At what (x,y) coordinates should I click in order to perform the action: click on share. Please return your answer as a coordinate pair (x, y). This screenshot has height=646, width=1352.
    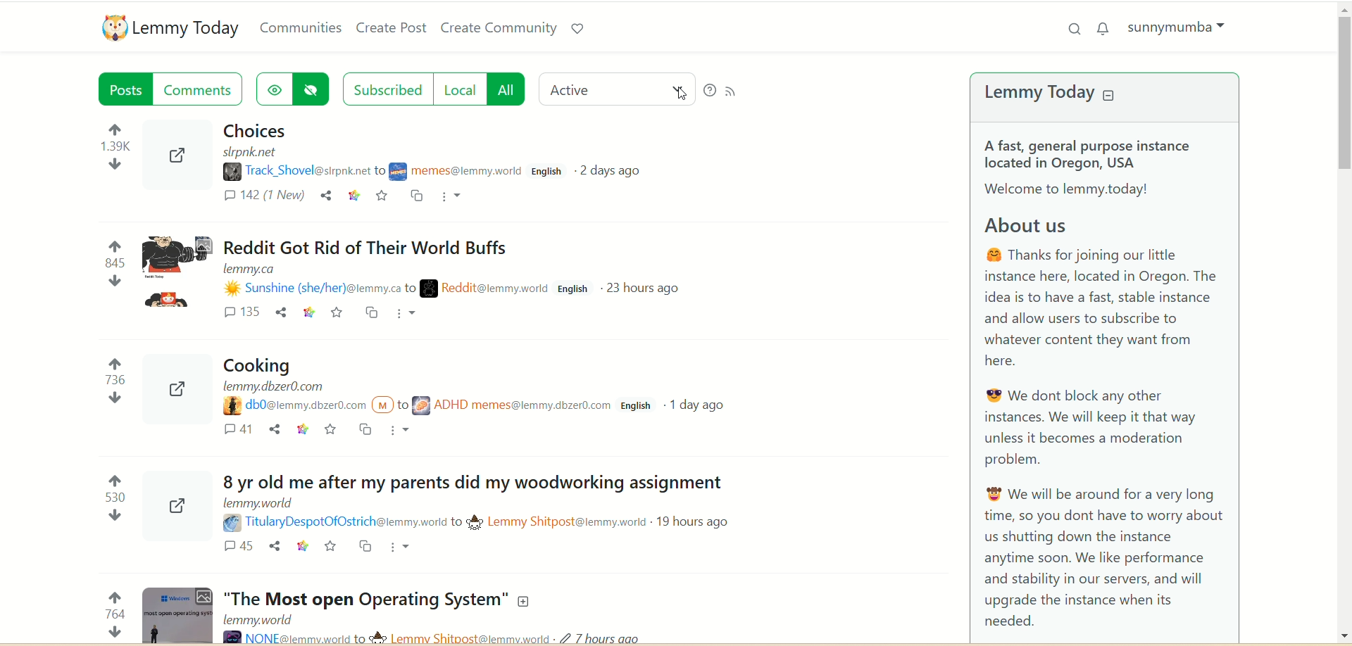
    Looking at the image, I should click on (328, 196).